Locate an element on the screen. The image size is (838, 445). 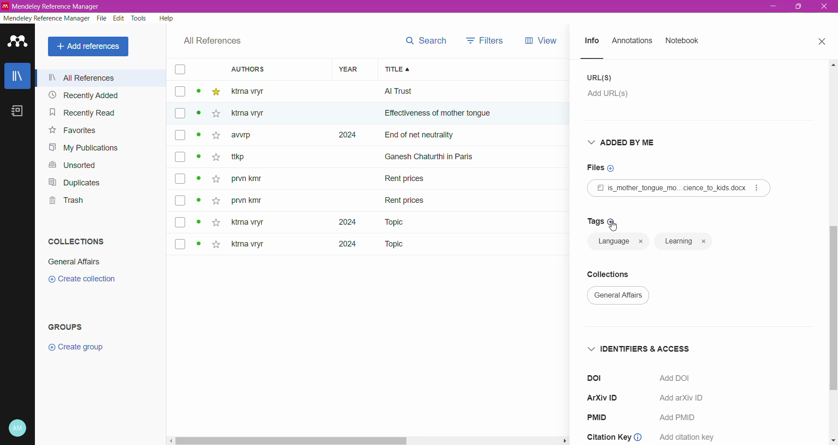
~ ttkp is located at coordinates (252, 157).